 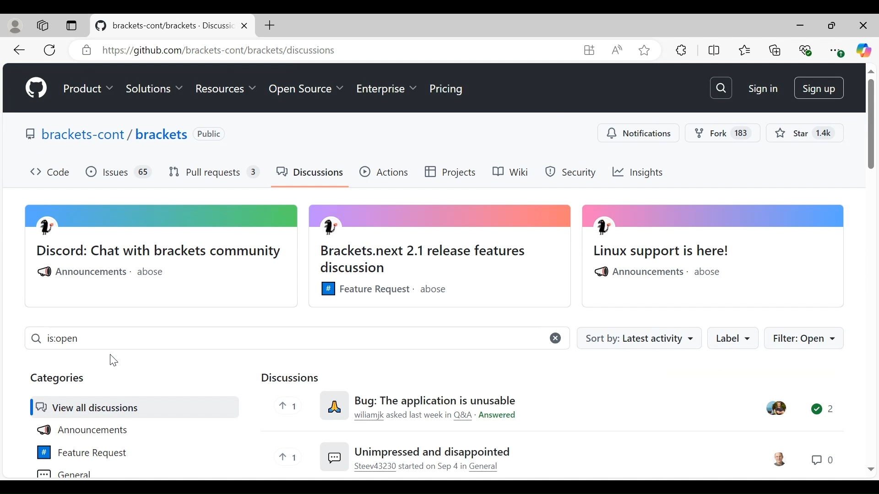 What do you see at coordinates (16, 26) in the screenshot?
I see `Personal` at bounding box center [16, 26].